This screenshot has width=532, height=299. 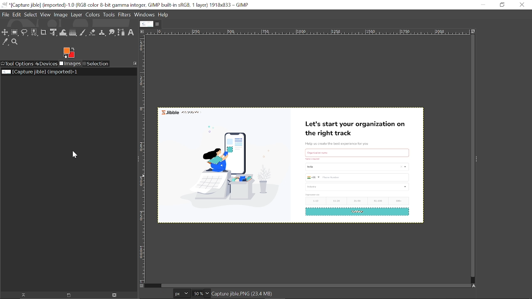 I want to click on image name, so click(x=261, y=294).